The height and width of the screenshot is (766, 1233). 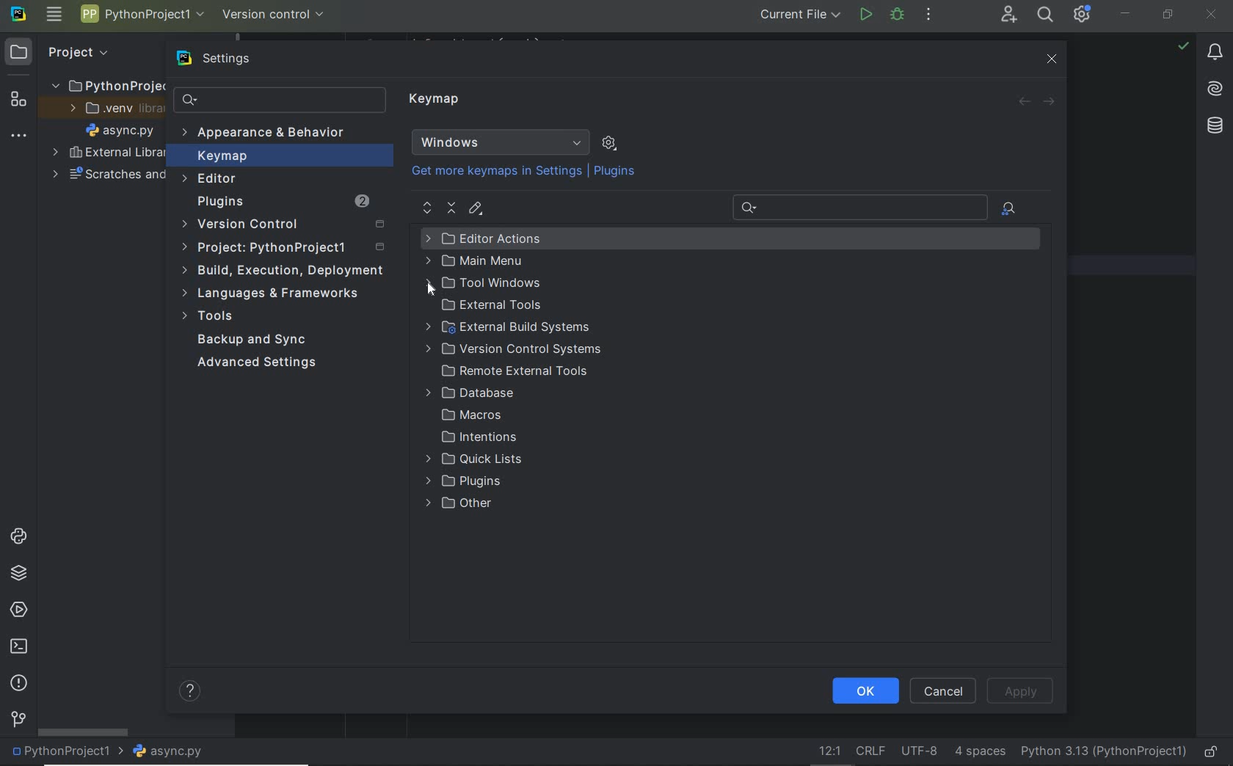 What do you see at coordinates (211, 318) in the screenshot?
I see `Tools` at bounding box center [211, 318].